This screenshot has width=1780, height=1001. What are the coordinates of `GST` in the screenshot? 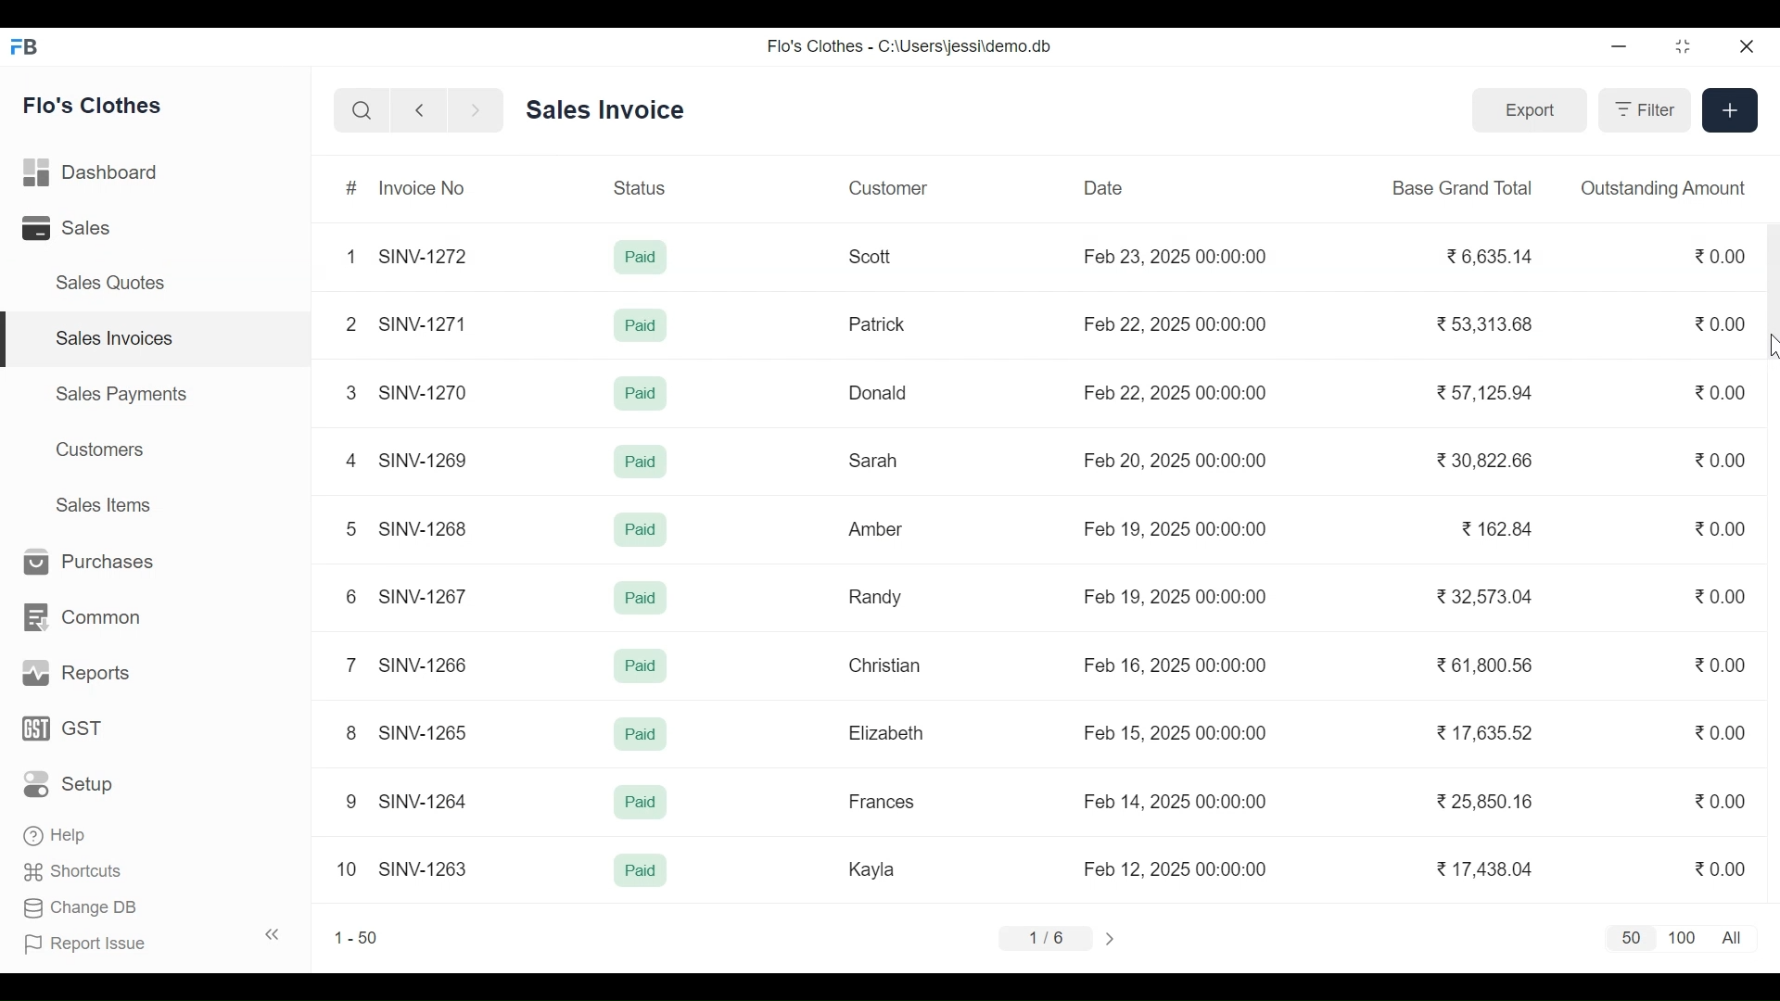 It's located at (62, 729).